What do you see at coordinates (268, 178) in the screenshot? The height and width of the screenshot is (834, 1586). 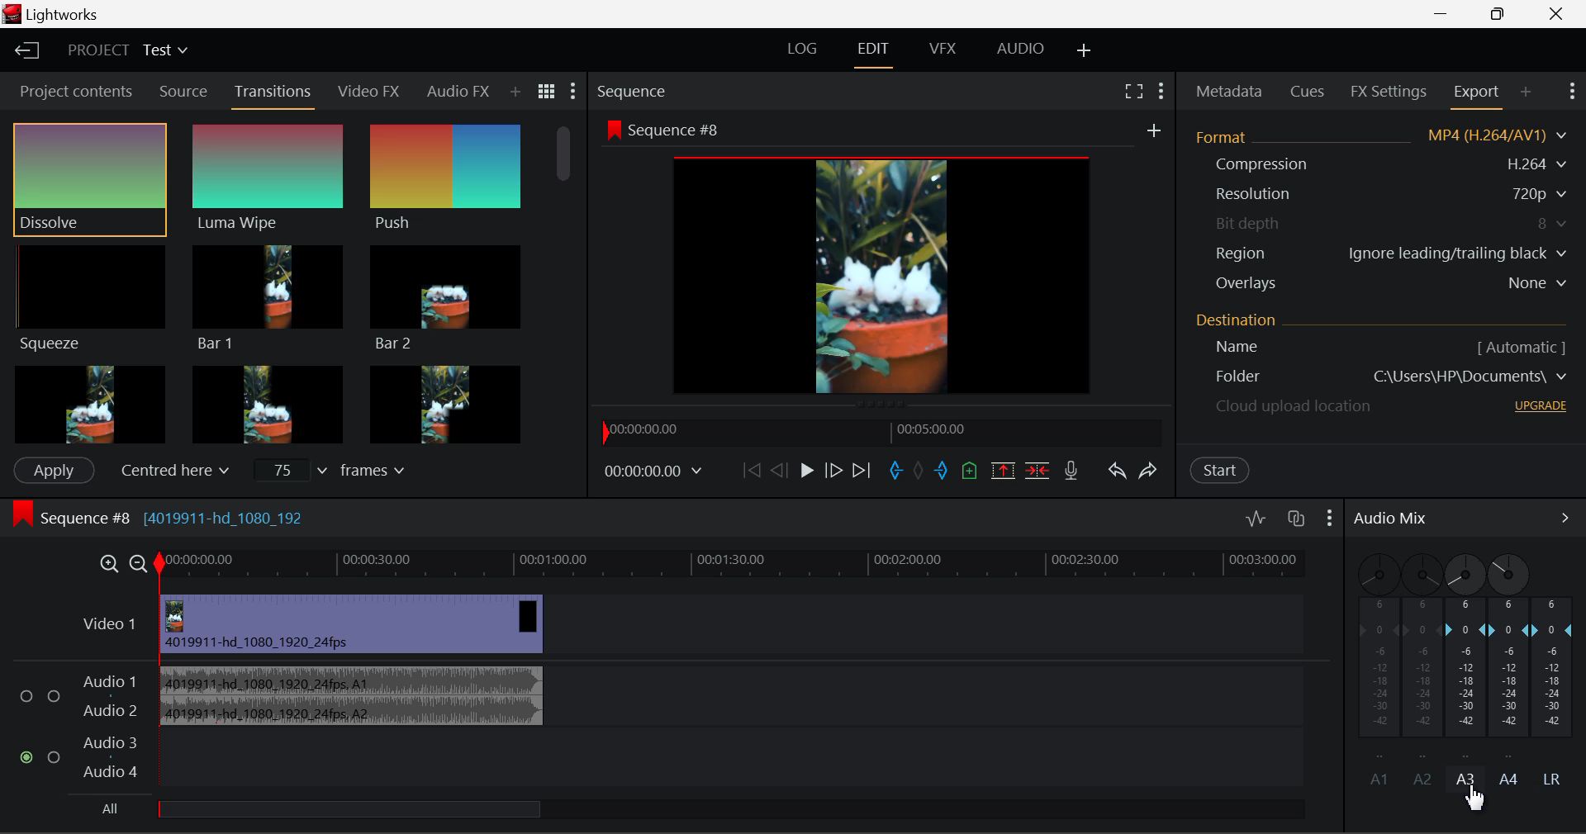 I see `Luma Wipe` at bounding box center [268, 178].